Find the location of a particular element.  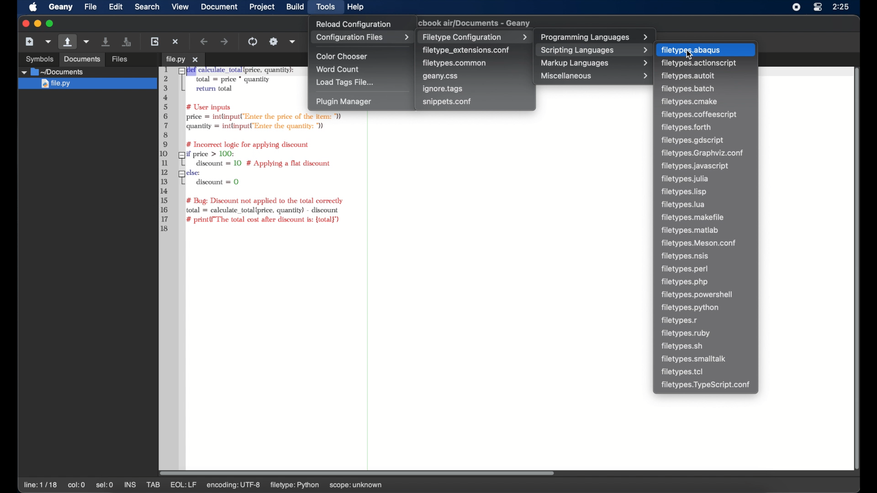

control center is located at coordinates (818, 7).